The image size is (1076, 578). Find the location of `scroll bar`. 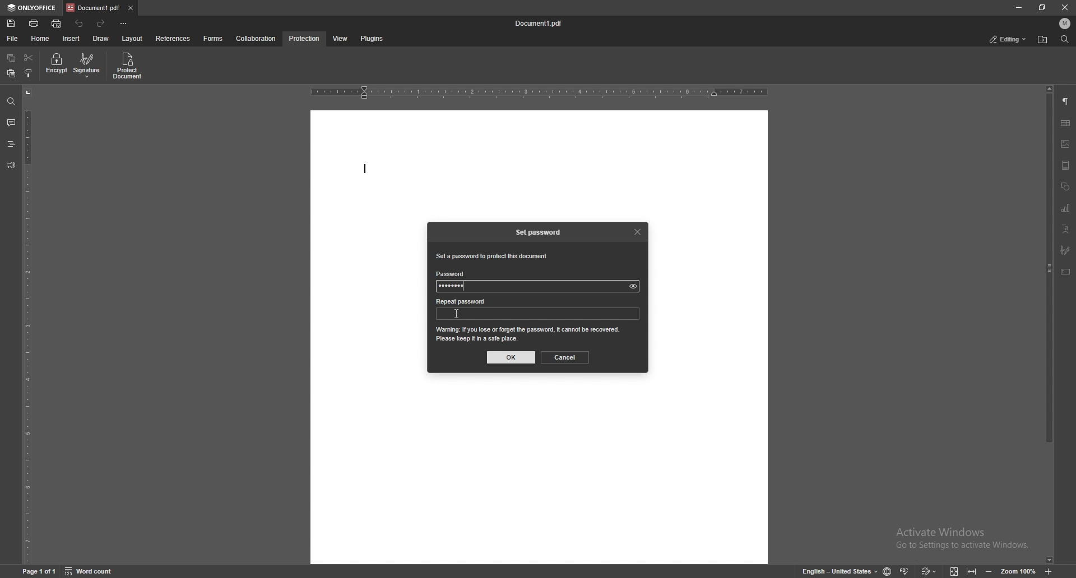

scroll bar is located at coordinates (1048, 324).